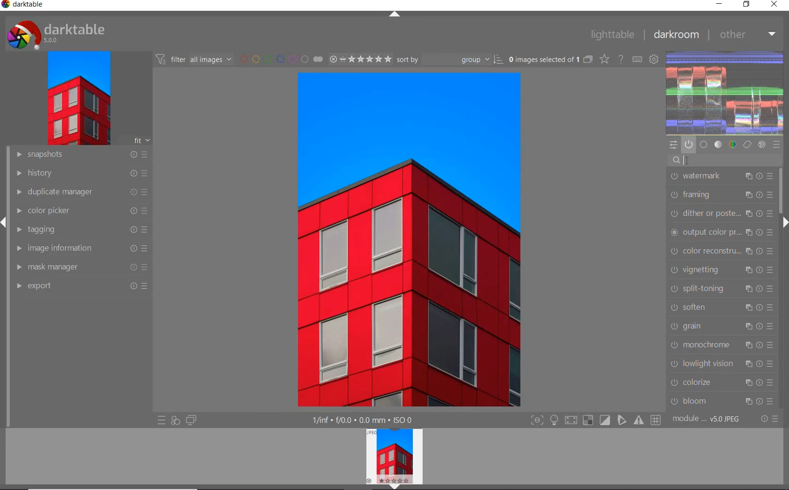 The image size is (789, 490). I want to click on image, so click(78, 100).